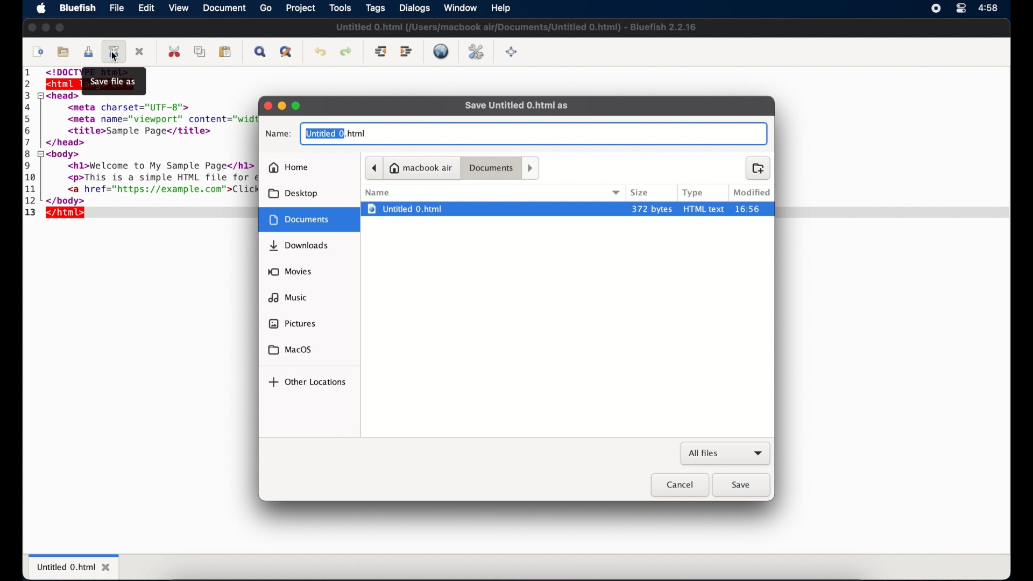 This screenshot has height=581, width=1033. I want to click on new, so click(38, 52).